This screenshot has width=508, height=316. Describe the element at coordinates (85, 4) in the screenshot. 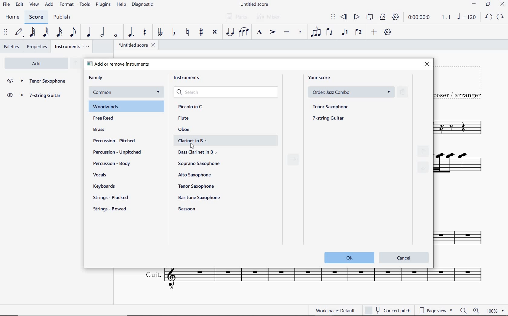

I see `TOOLS` at that location.